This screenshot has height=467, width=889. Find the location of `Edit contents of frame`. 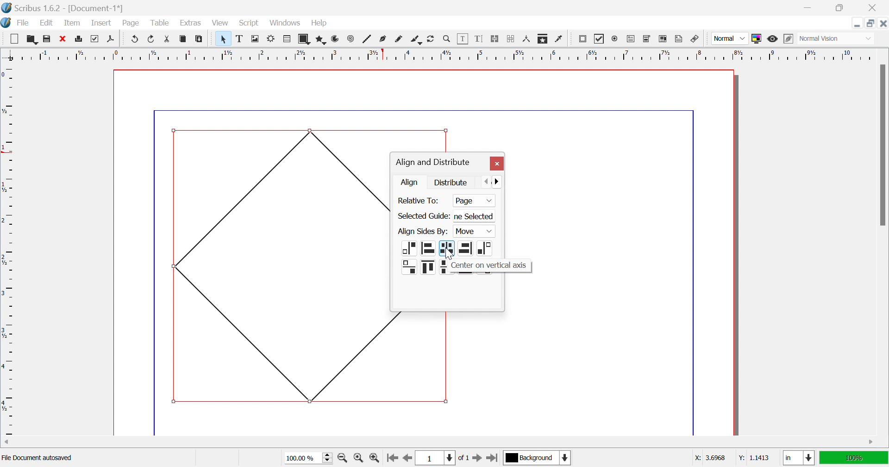

Edit contents of frame is located at coordinates (463, 38).